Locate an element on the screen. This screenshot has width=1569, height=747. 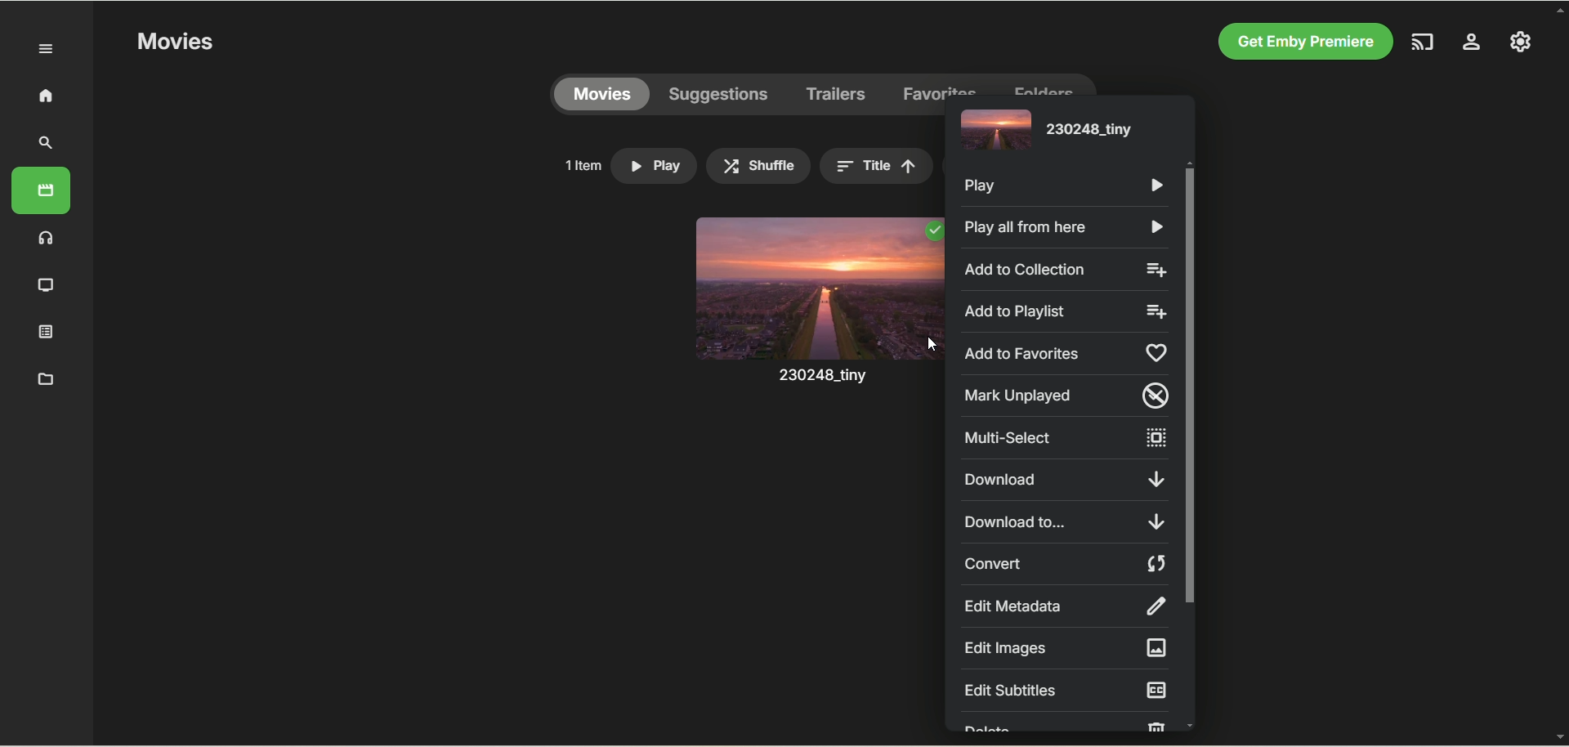
manage emby  server is located at coordinates (1521, 41).